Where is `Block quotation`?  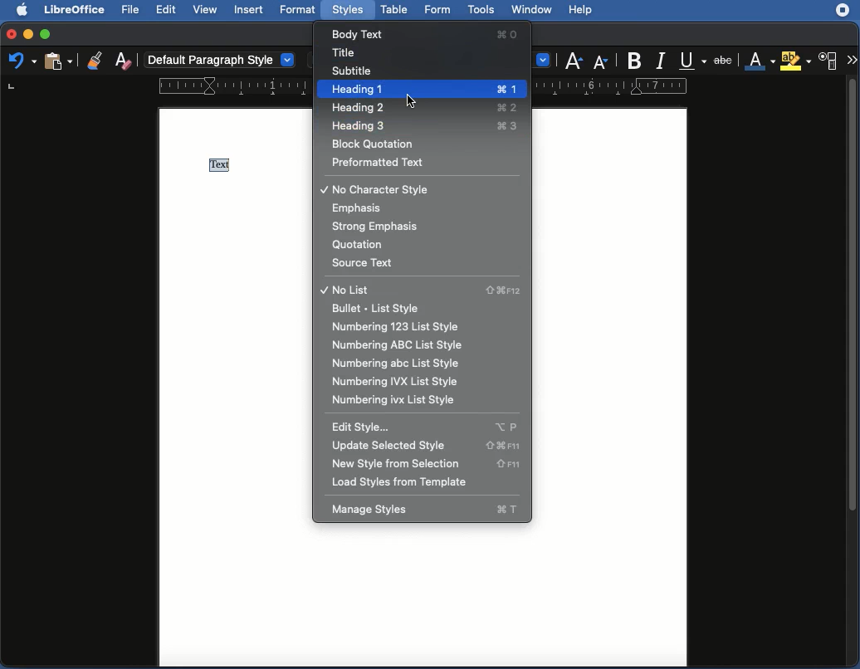
Block quotation is located at coordinates (386, 145).